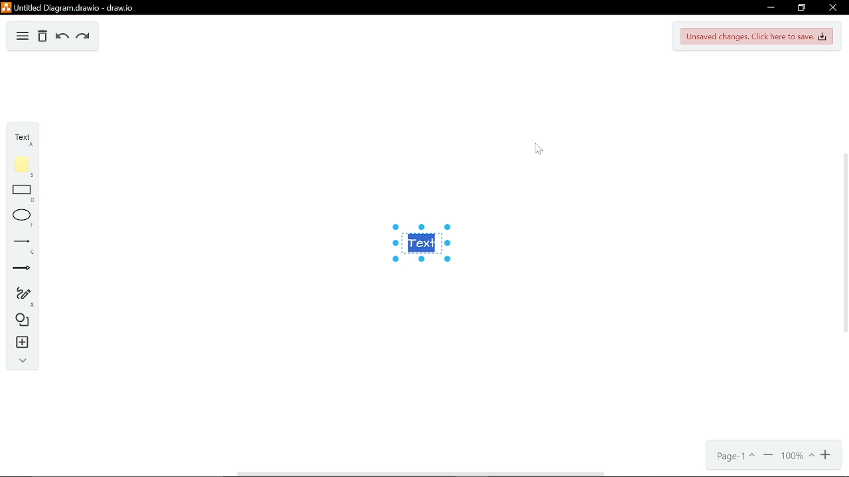  Describe the element at coordinates (19, 166) in the screenshot. I see `Note` at that location.